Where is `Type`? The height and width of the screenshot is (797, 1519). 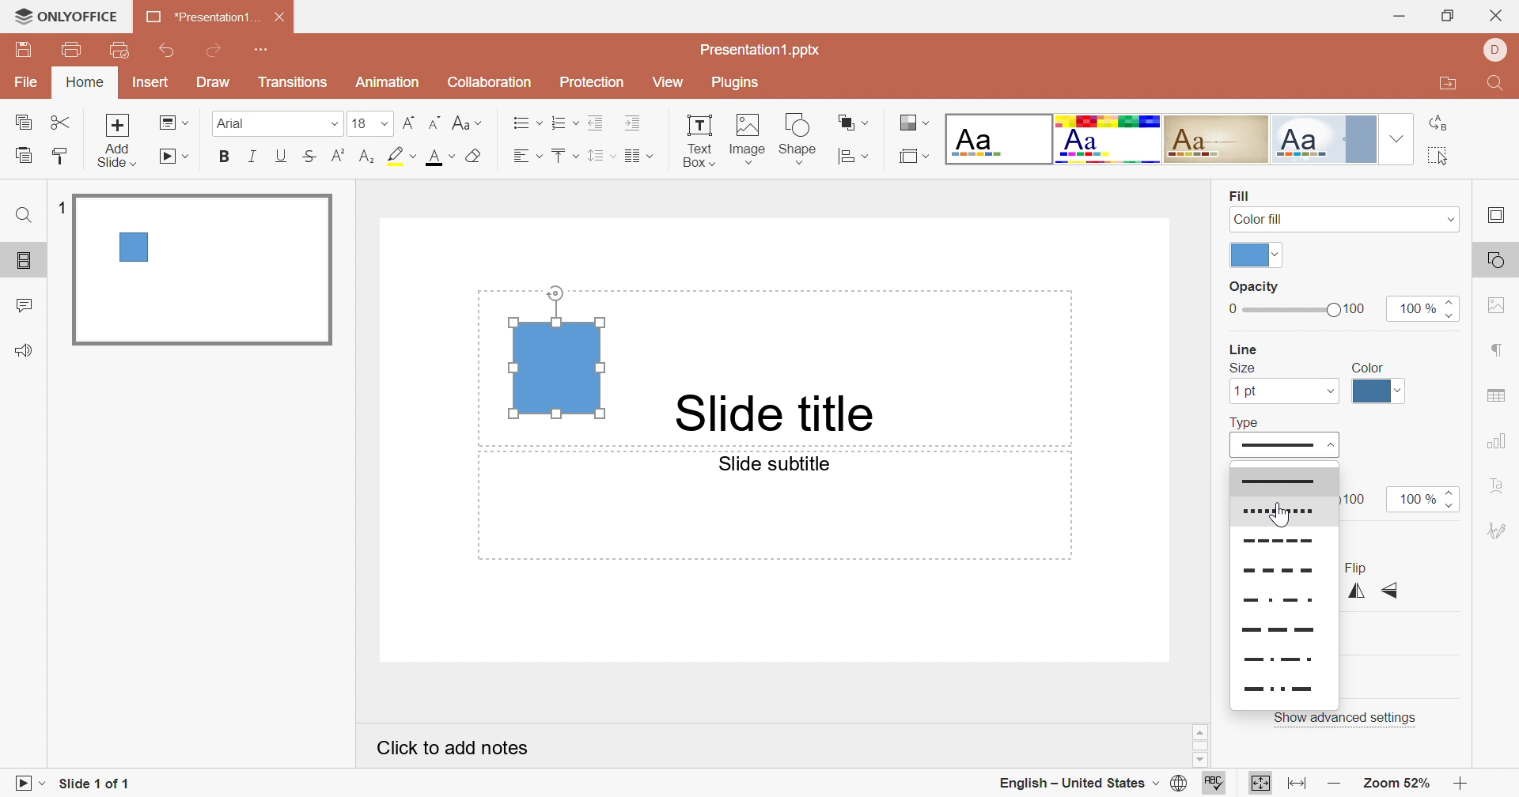
Type is located at coordinates (1247, 421).